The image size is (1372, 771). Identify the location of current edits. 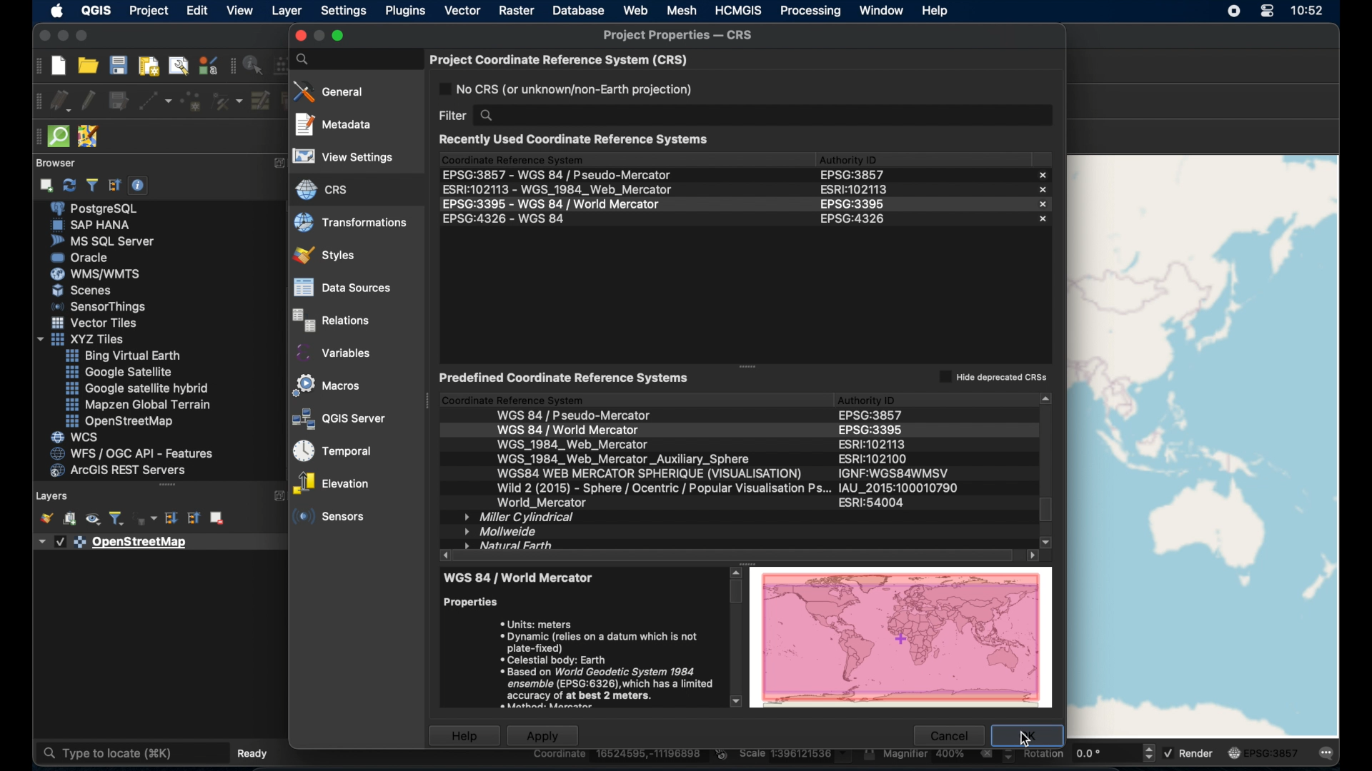
(61, 99).